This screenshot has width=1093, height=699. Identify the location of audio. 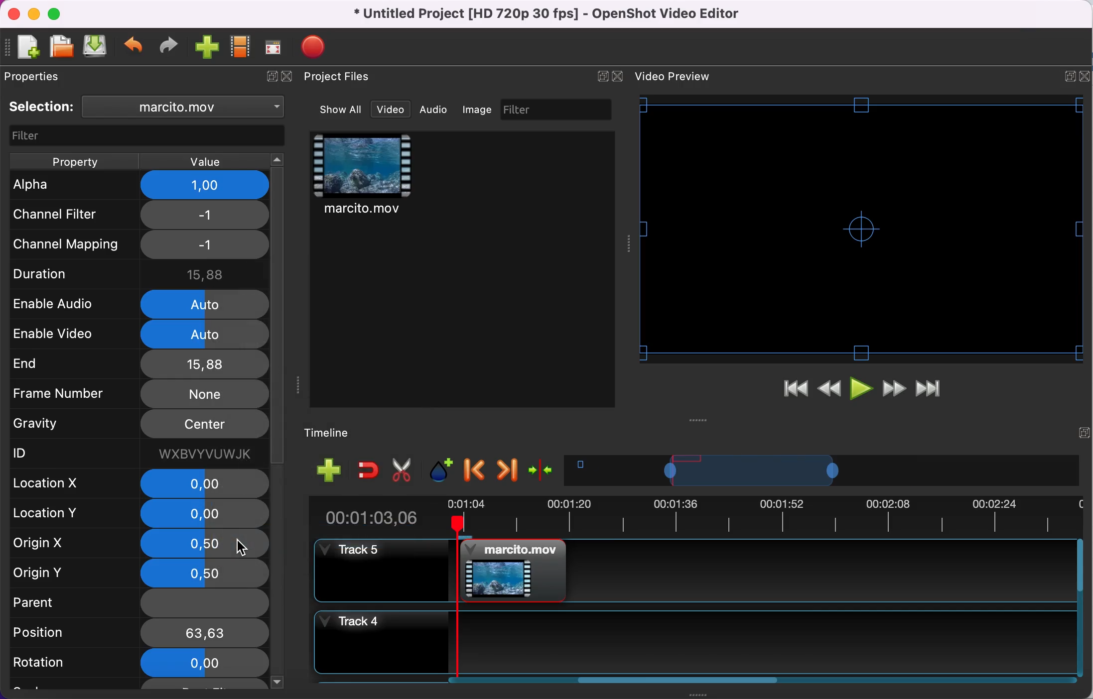
(434, 109).